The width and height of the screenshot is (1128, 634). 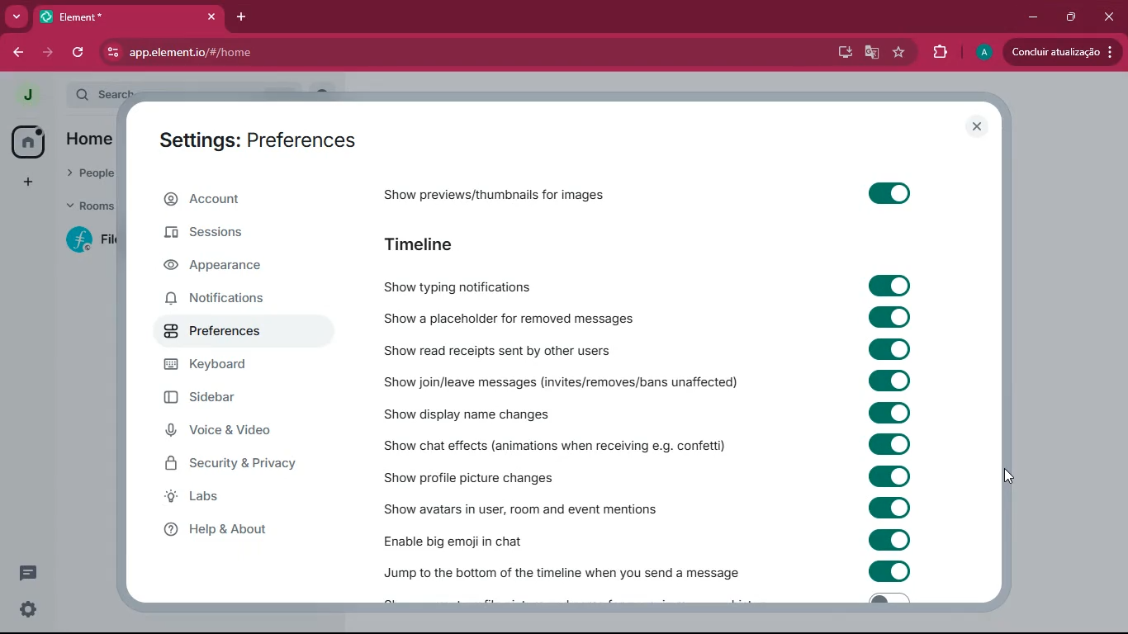 I want to click on enable big emoji in chat, so click(x=481, y=537).